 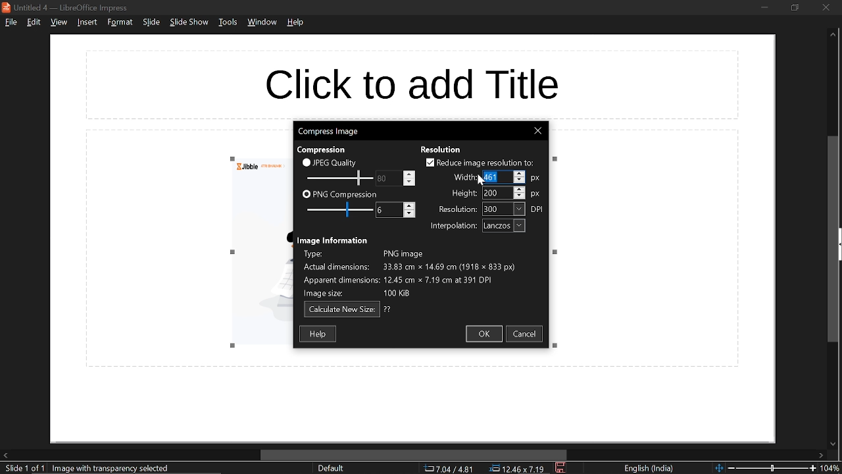 What do you see at coordinates (519, 469) in the screenshot?
I see `location` at bounding box center [519, 469].